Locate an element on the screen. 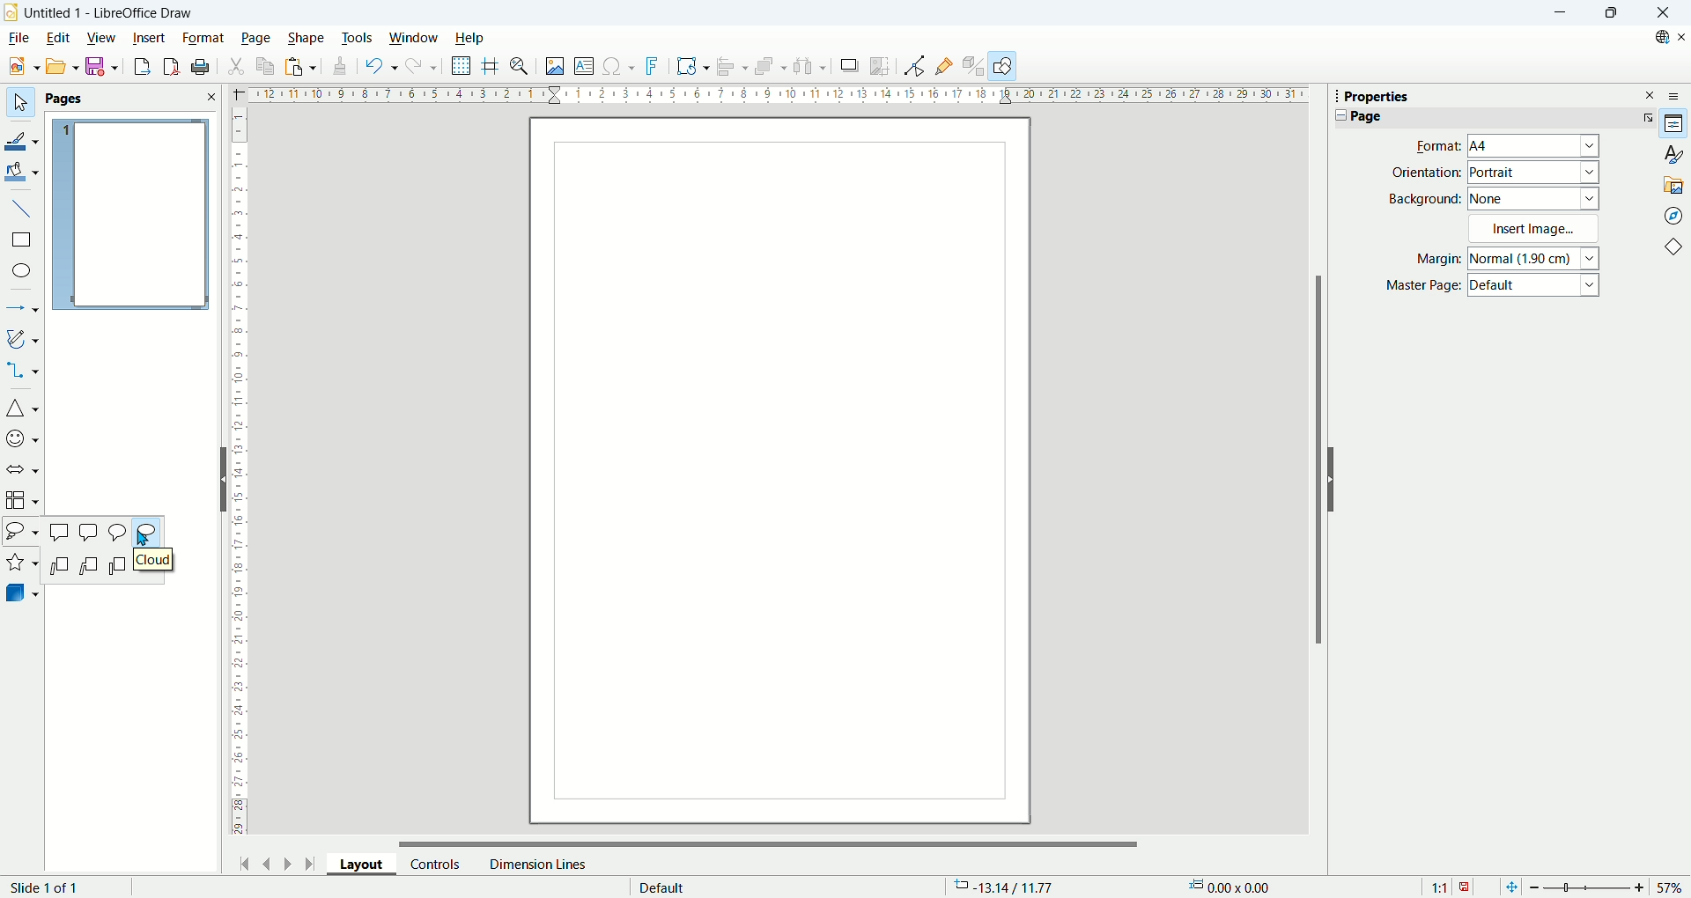 This screenshot has width=1691, height=898. solid arrow is located at coordinates (23, 467).